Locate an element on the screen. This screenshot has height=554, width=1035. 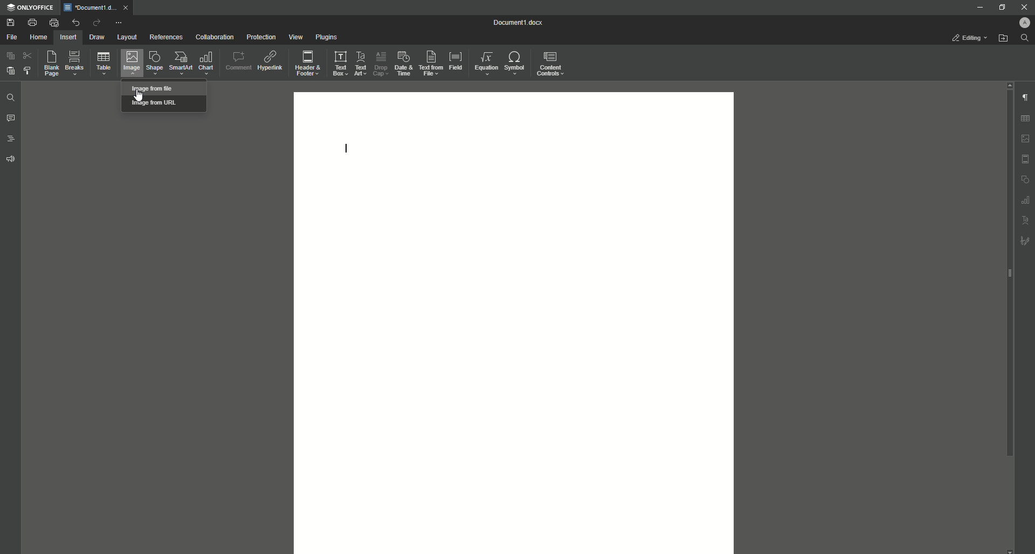
Text From File is located at coordinates (431, 61).